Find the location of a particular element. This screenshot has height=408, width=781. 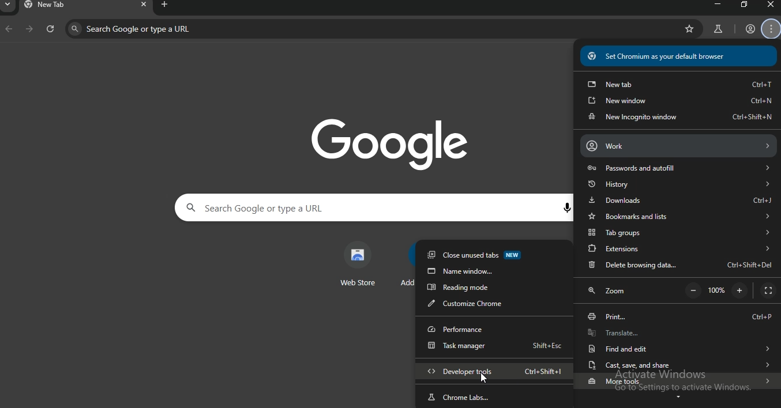

print is located at coordinates (677, 316).